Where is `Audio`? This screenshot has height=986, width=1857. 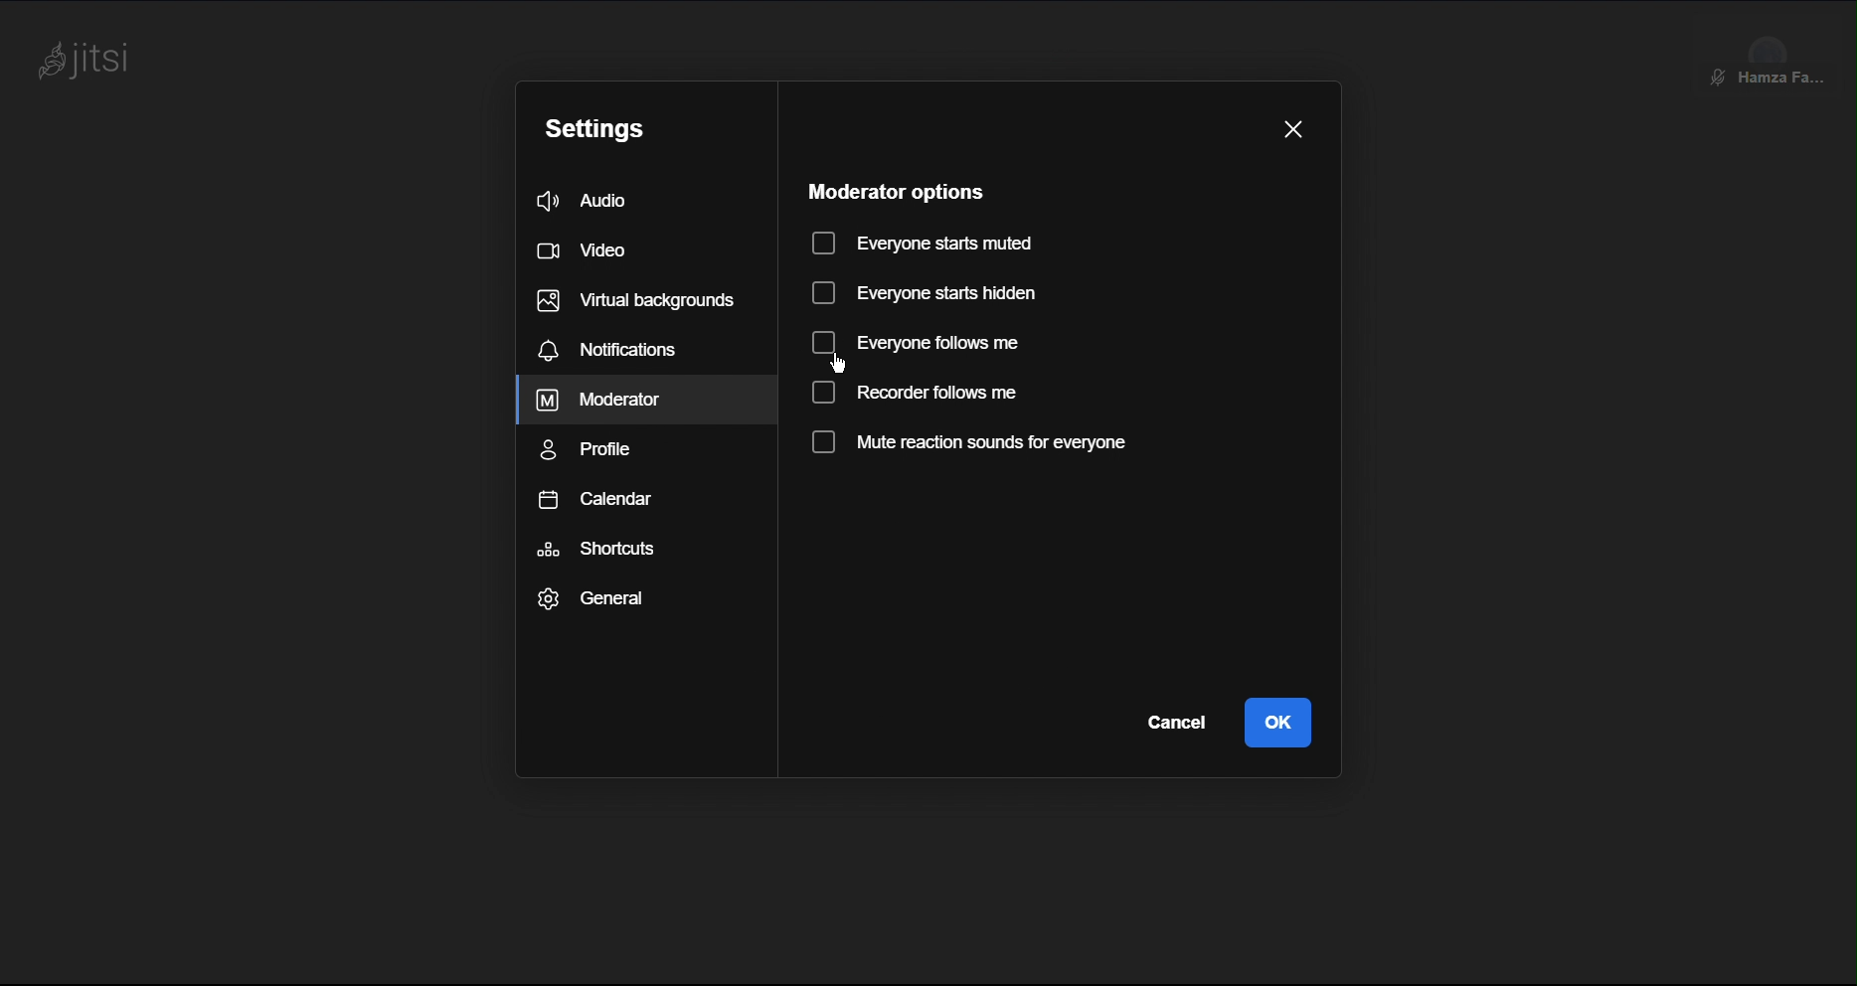
Audio is located at coordinates (608, 201).